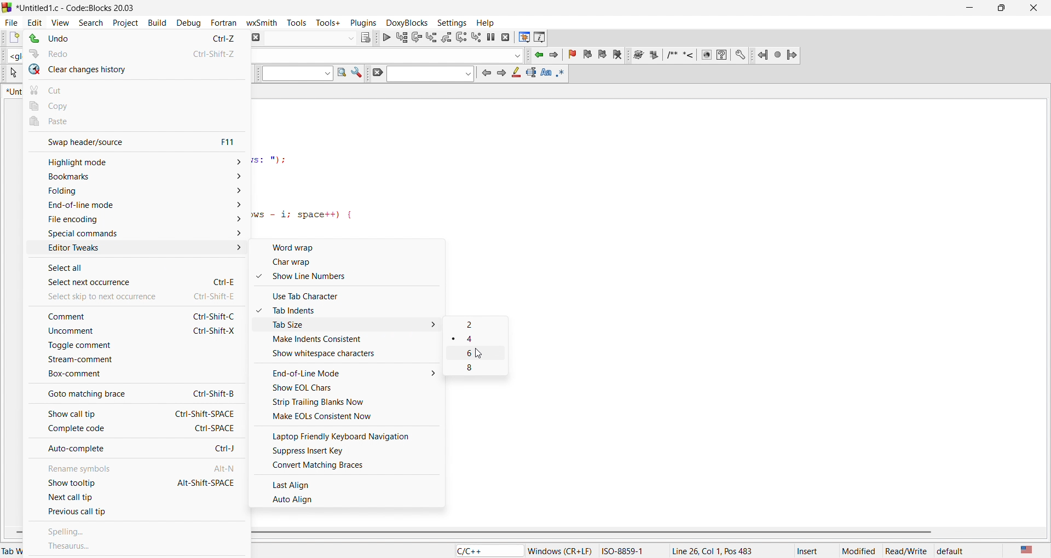  What do you see at coordinates (134, 222) in the screenshot?
I see `file encoding ` at bounding box center [134, 222].